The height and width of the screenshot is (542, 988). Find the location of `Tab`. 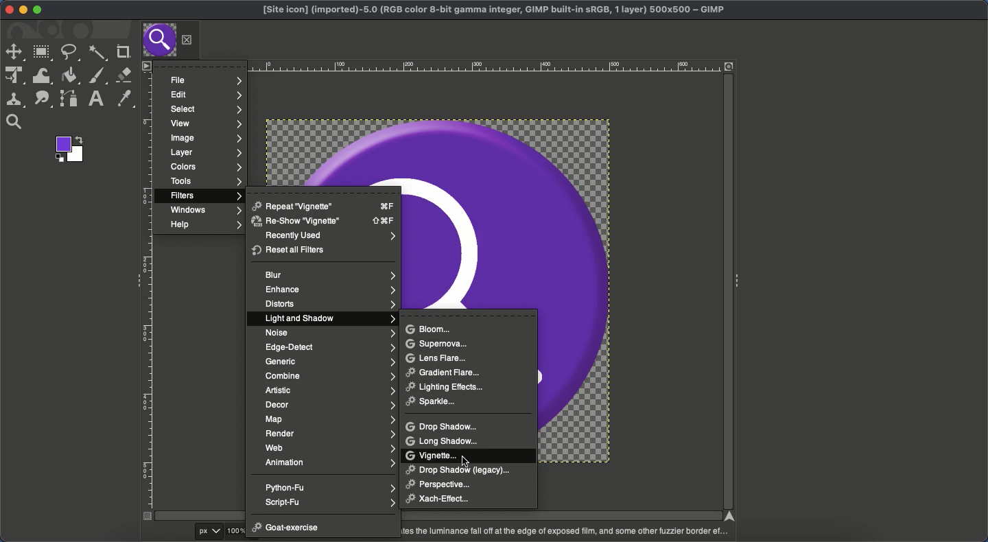

Tab is located at coordinates (158, 40).